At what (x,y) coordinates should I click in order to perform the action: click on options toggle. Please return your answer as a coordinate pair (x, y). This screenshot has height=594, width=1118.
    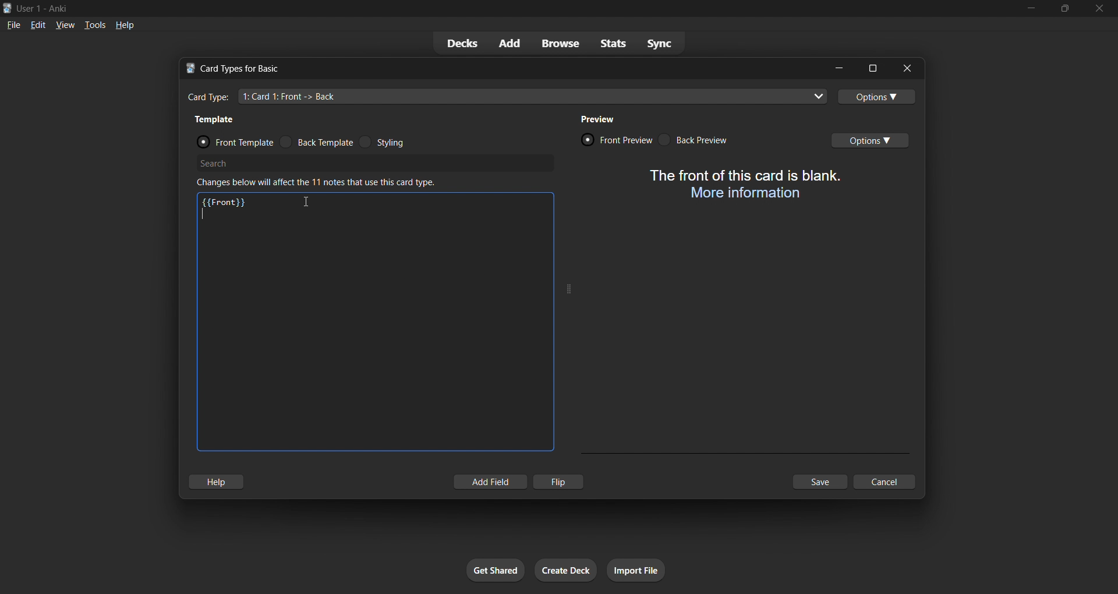
    Looking at the image, I should click on (878, 98).